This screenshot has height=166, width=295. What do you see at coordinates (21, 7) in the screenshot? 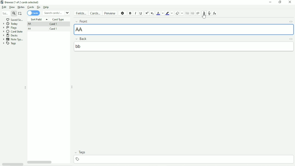
I see `Notes` at bounding box center [21, 7].